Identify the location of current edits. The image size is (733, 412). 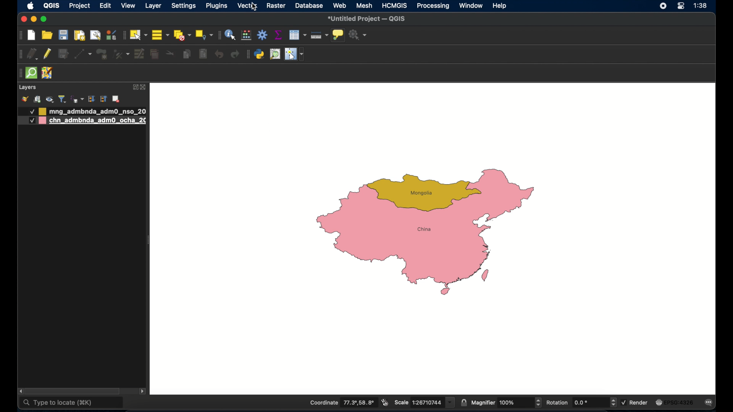
(33, 54).